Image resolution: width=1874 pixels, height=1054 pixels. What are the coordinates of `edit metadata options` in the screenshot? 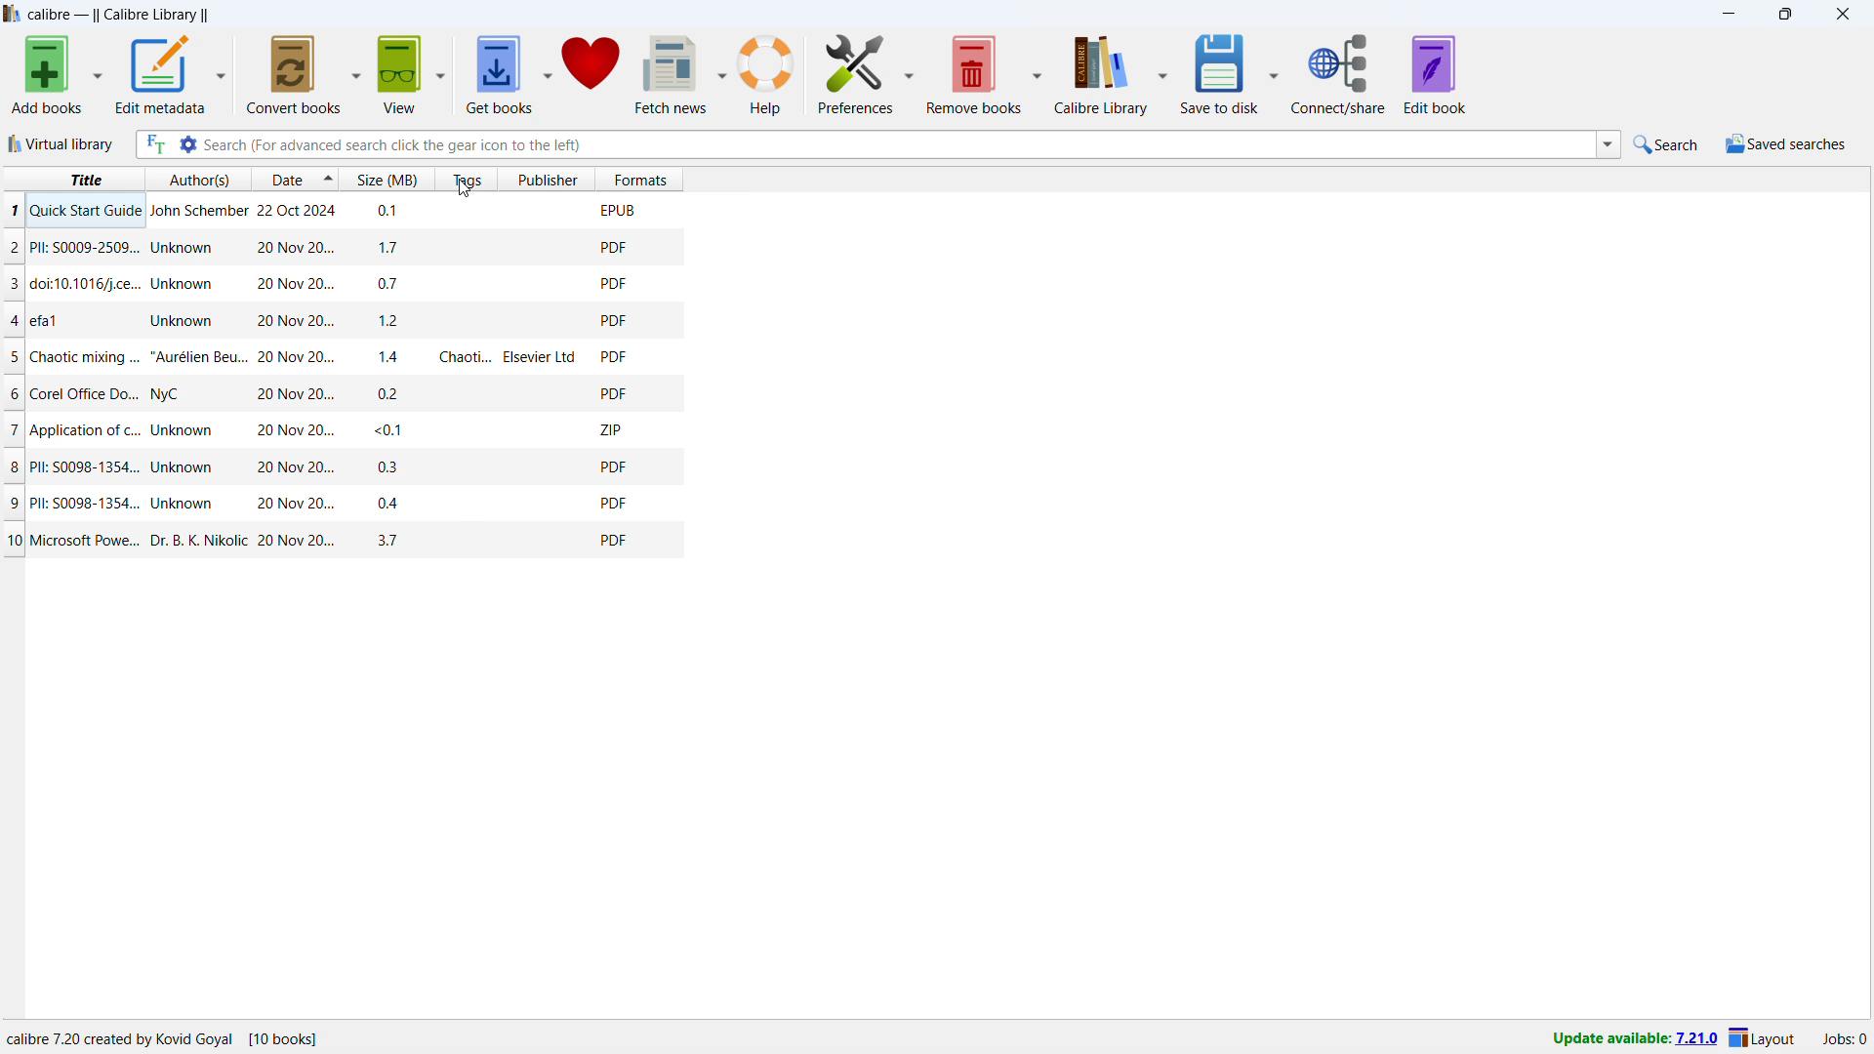 It's located at (220, 72).